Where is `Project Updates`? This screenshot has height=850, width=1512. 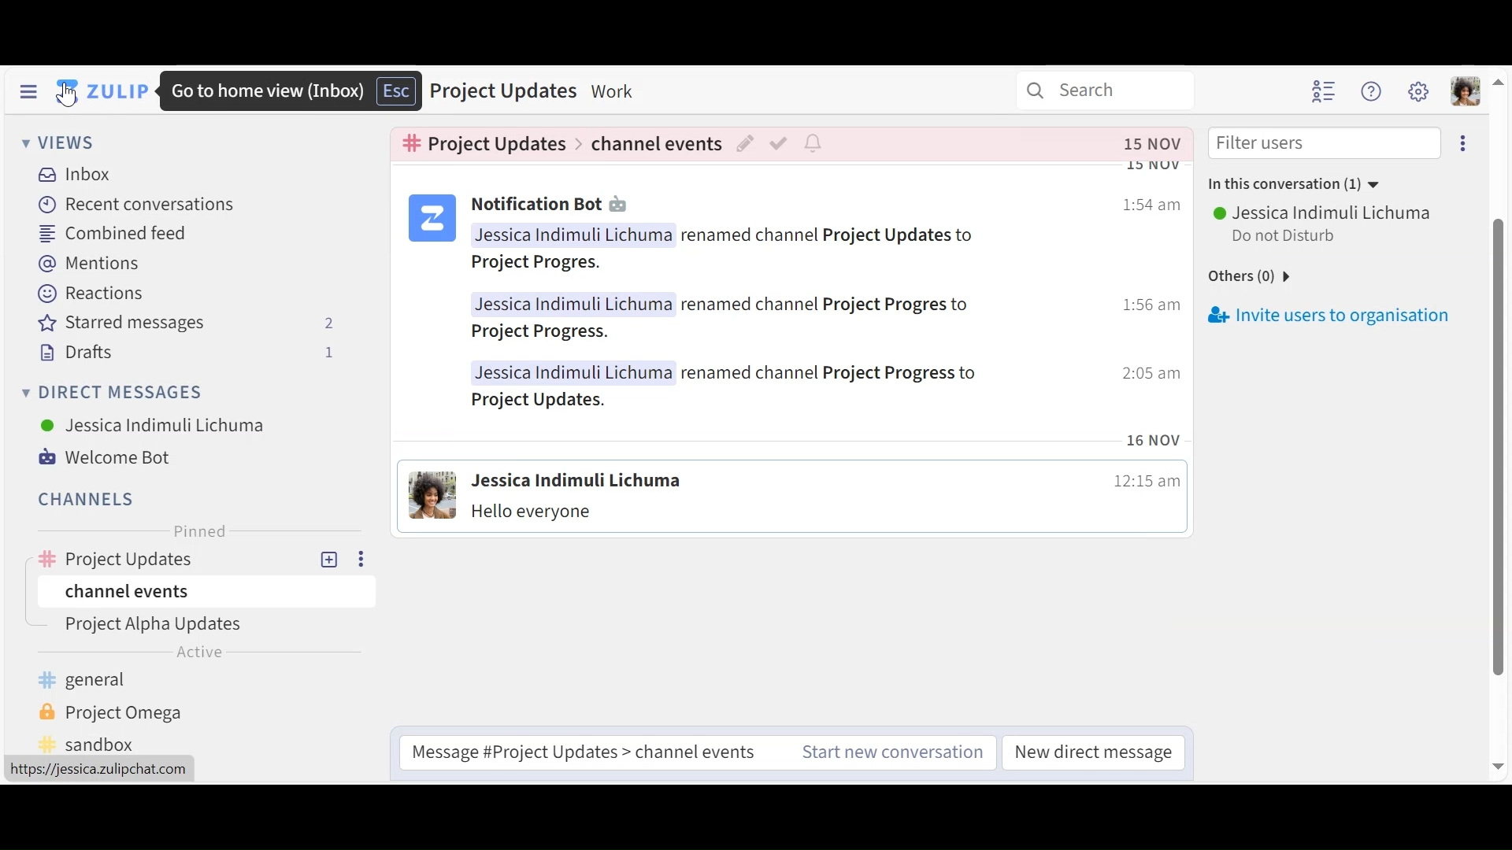
Project Updates is located at coordinates (172, 560).